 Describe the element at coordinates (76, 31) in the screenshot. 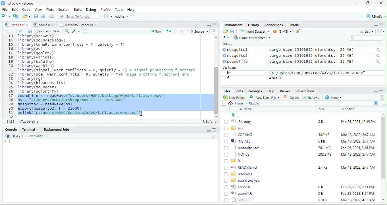

I see `sharpen` at that location.